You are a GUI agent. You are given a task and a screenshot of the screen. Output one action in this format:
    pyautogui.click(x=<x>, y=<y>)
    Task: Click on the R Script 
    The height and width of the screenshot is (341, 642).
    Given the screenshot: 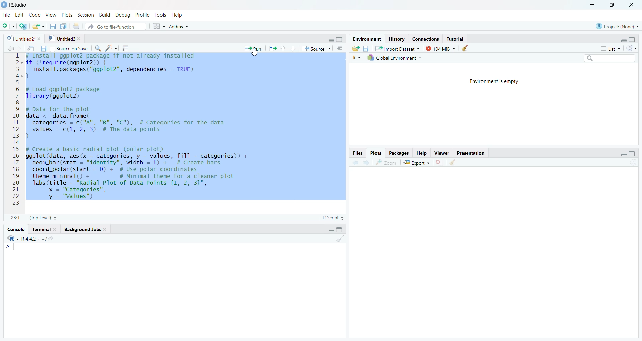 What is the action you would take?
    pyautogui.click(x=332, y=217)
    